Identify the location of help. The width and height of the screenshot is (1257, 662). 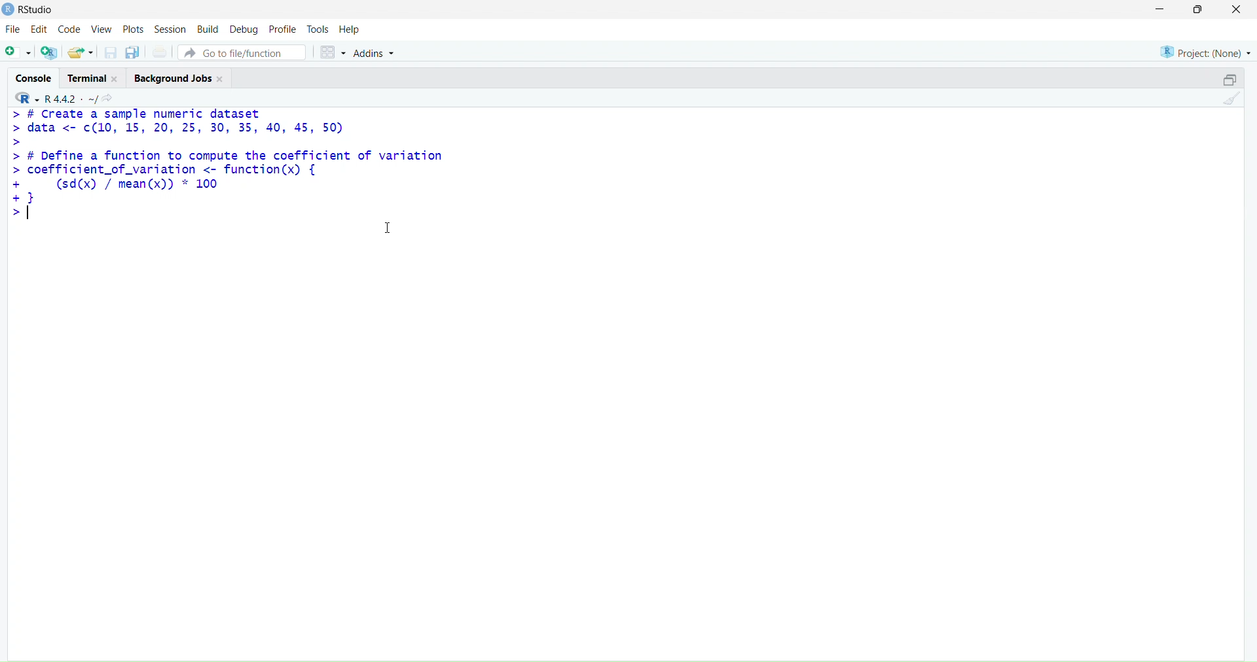
(350, 30).